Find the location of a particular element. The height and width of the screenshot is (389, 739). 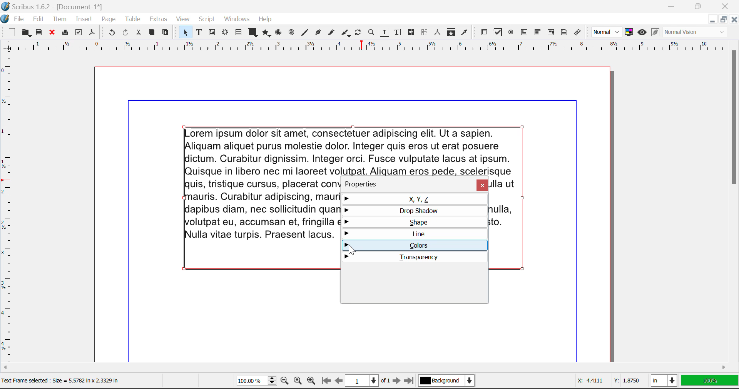

Restore Down is located at coordinates (672, 5).